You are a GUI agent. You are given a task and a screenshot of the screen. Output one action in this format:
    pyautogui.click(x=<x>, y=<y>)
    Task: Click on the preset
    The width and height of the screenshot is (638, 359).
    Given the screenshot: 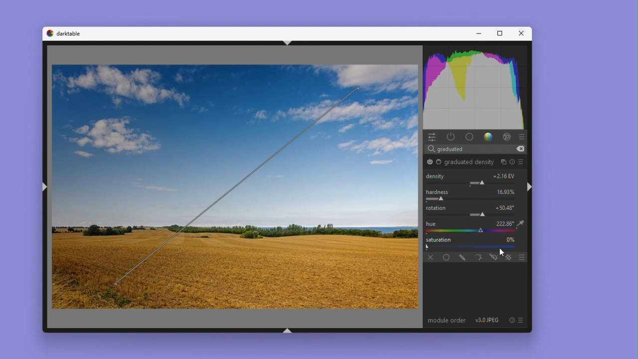 What is the action you would take?
    pyautogui.click(x=522, y=162)
    